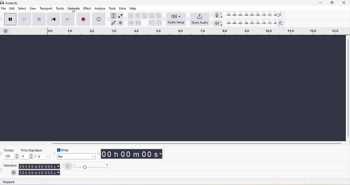 The image size is (350, 185). Describe the element at coordinates (4, 9) in the screenshot. I see `file` at that location.